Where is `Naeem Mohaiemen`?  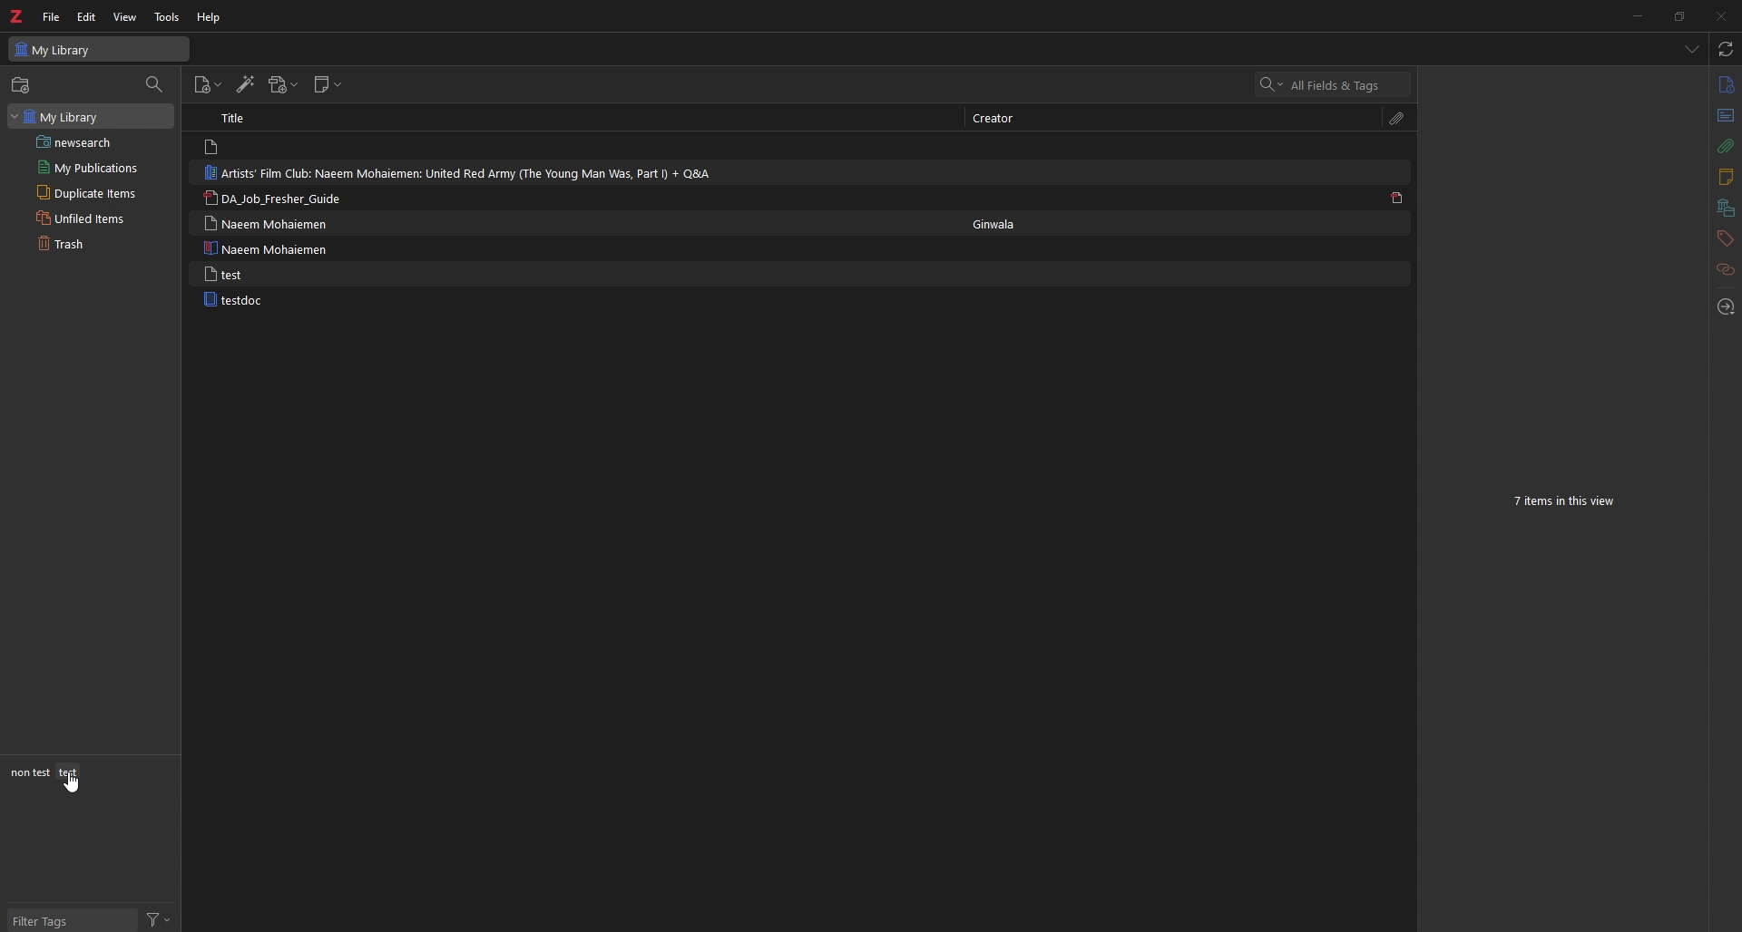 Naeem Mohaiemen is located at coordinates (270, 224).